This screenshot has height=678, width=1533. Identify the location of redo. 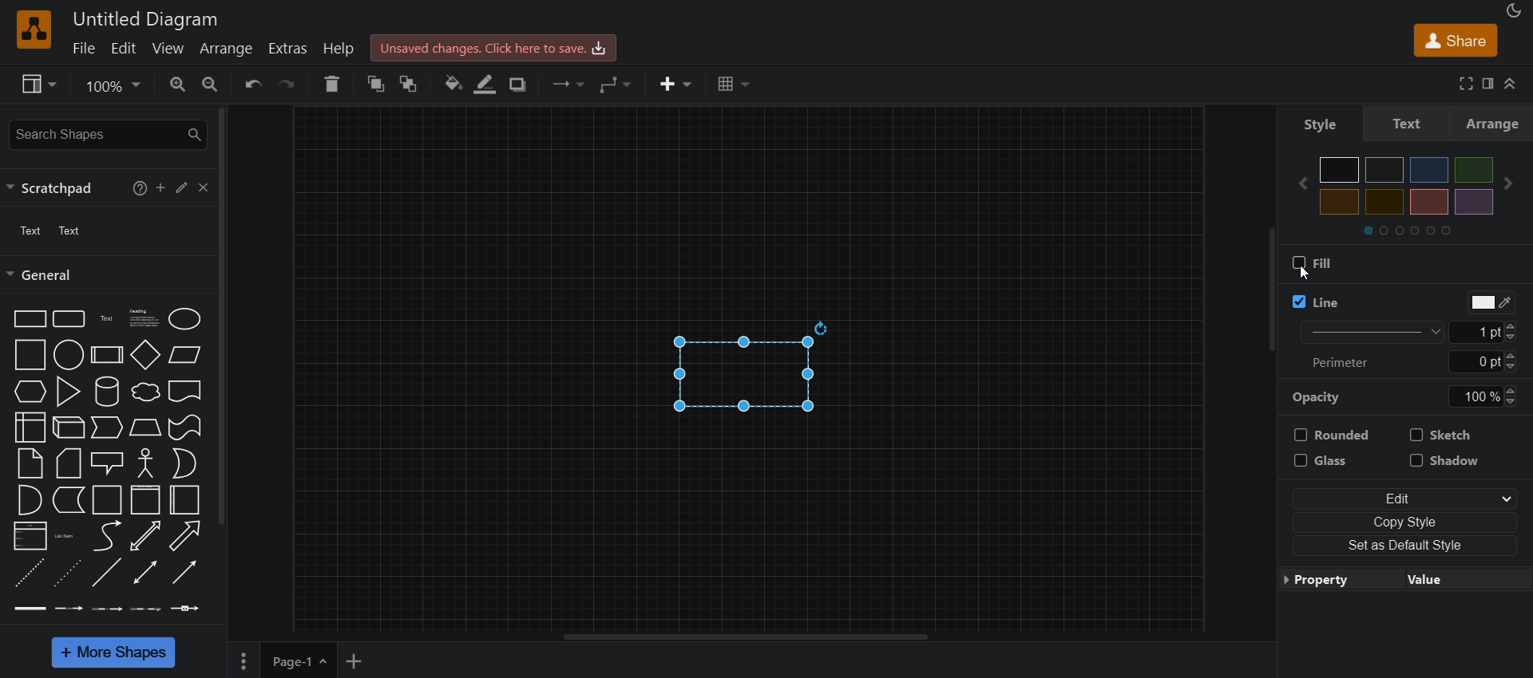
(292, 83).